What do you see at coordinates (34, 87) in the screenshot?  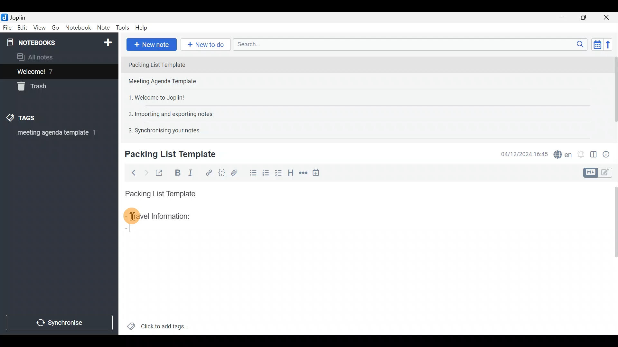 I see `Trash` at bounding box center [34, 87].